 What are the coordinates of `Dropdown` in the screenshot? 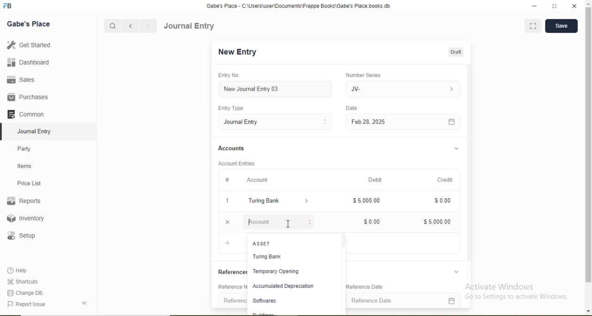 It's located at (307, 201).